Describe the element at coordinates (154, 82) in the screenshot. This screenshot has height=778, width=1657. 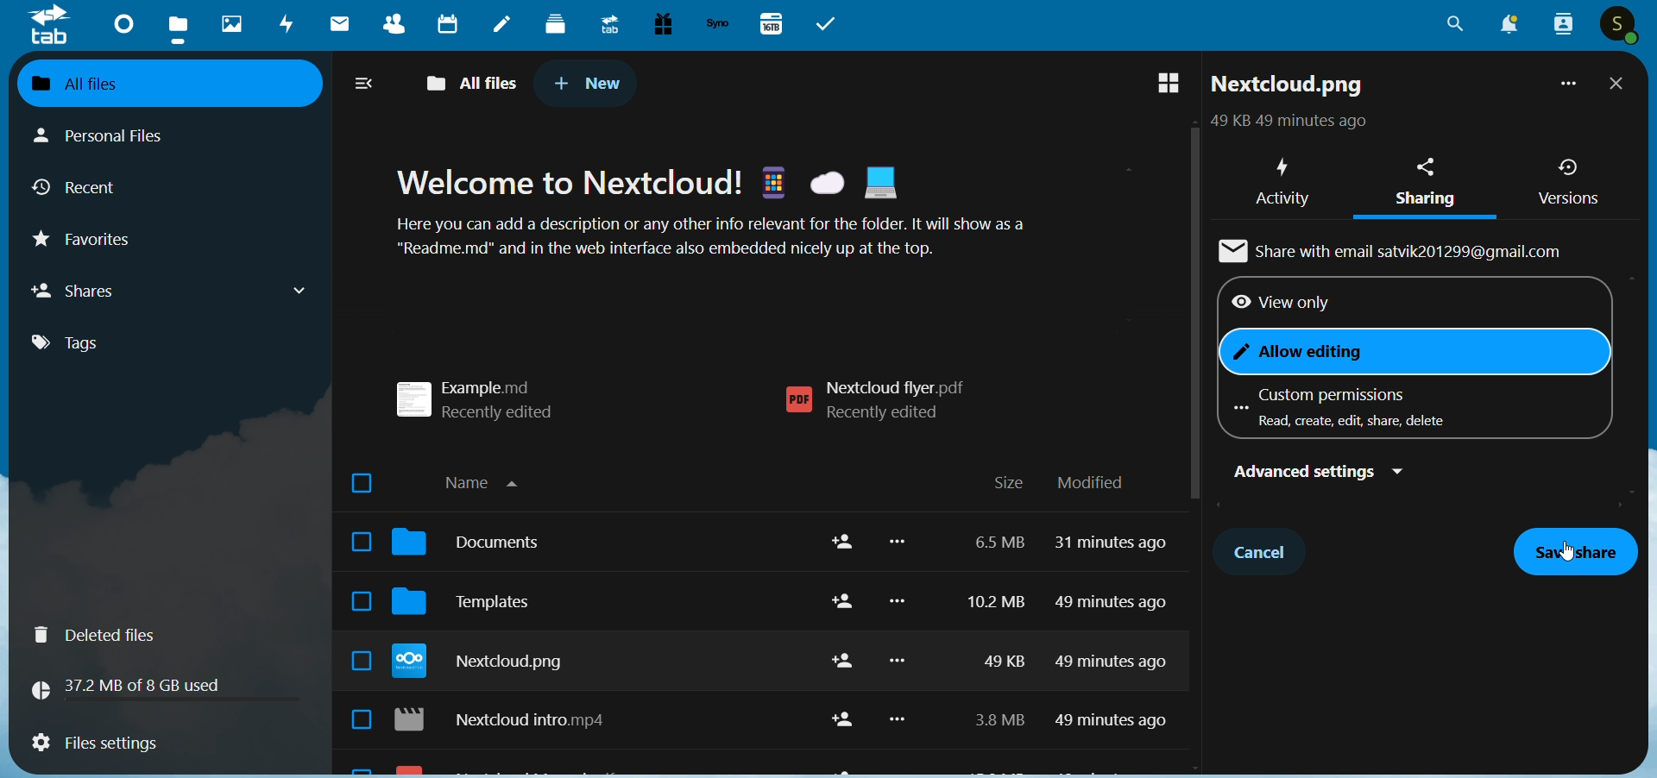
I see `all files` at that location.